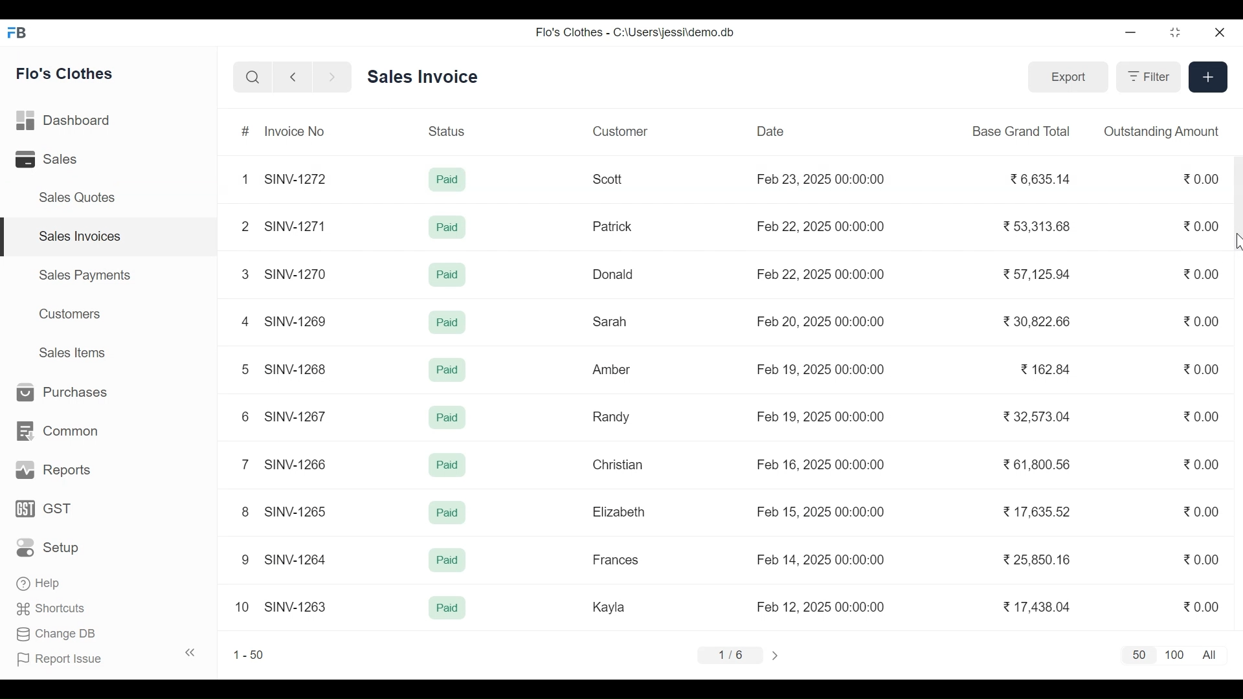  Describe the element at coordinates (447, 227) in the screenshot. I see `Paid` at that location.